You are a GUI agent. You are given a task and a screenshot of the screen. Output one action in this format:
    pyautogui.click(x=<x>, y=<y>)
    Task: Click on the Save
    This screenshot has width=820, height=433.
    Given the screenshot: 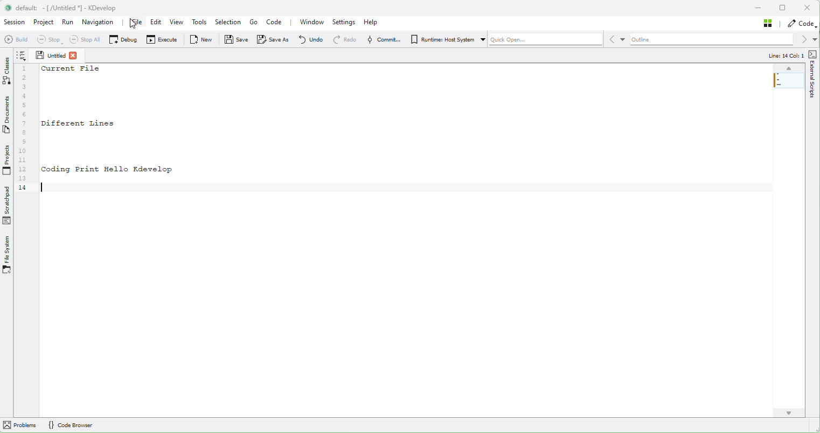 What is the action you would take?
    pyautogui.click(x=234, y=40)
    